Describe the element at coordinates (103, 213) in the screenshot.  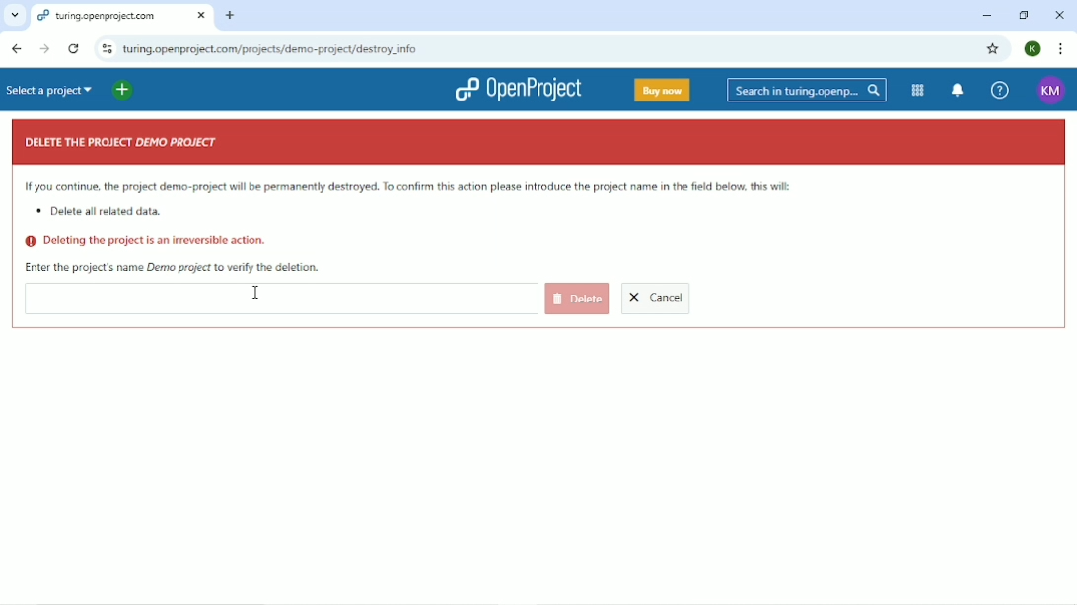
I see `Delete all related data` at that location.